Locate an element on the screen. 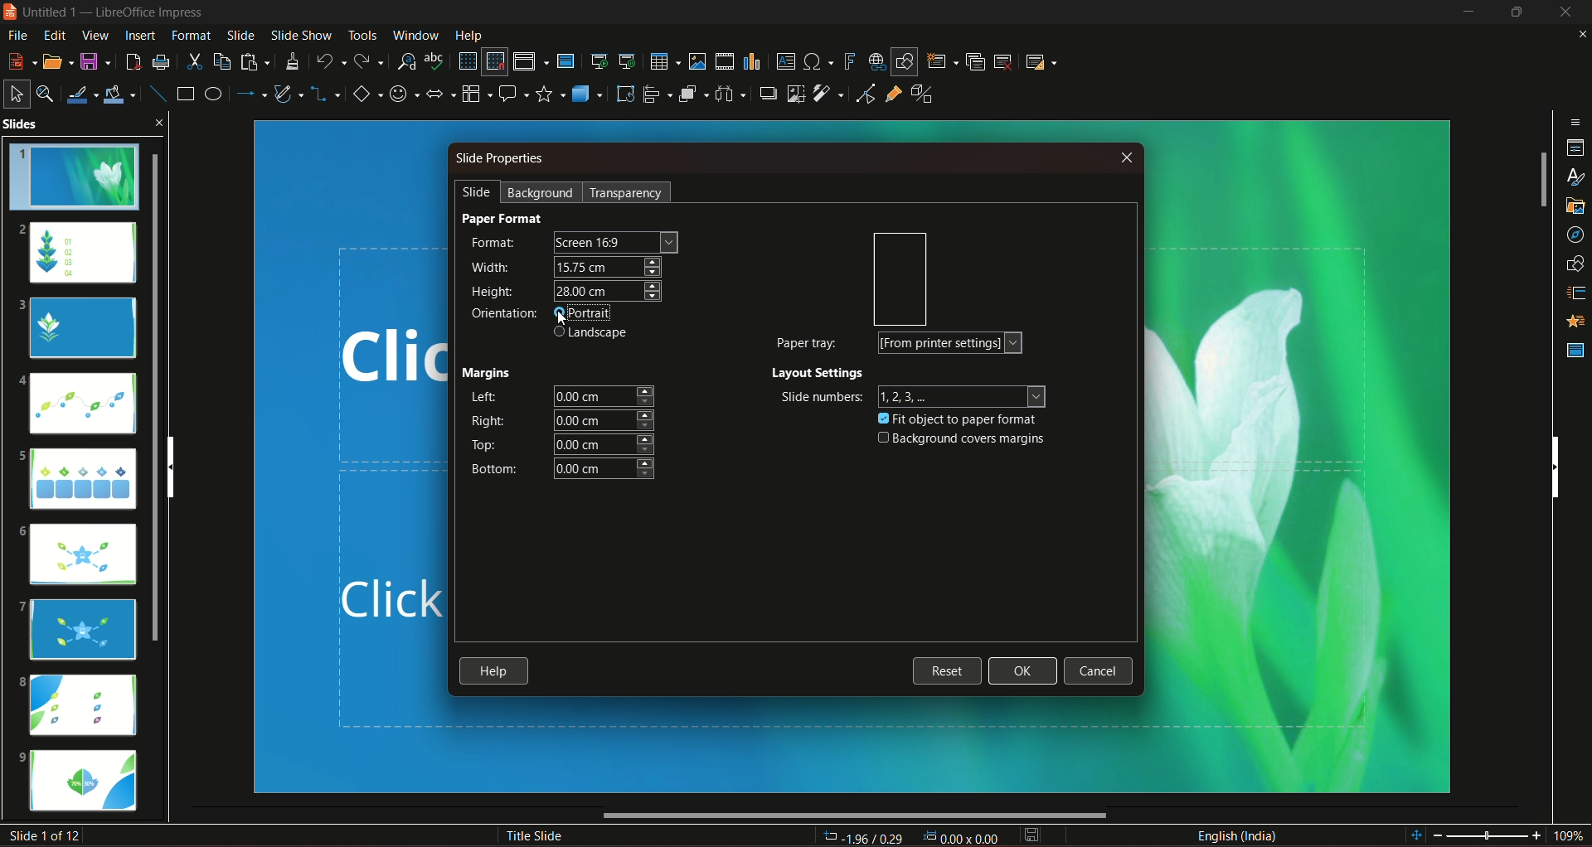 This screenshot has width=1592, height=847. slide 4 is located at coordinates (80, 406).